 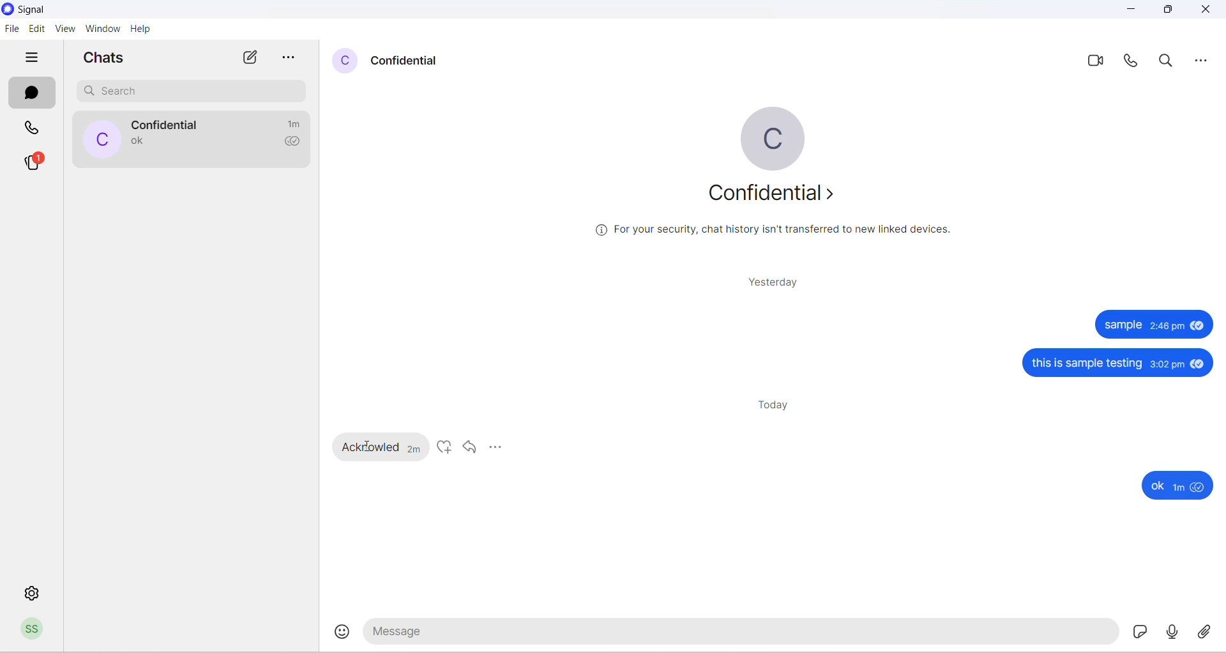 What do you see at coordinates (344, 59) in the screenshot?
I see `contact profile picture` at bounding box center [344, 59].